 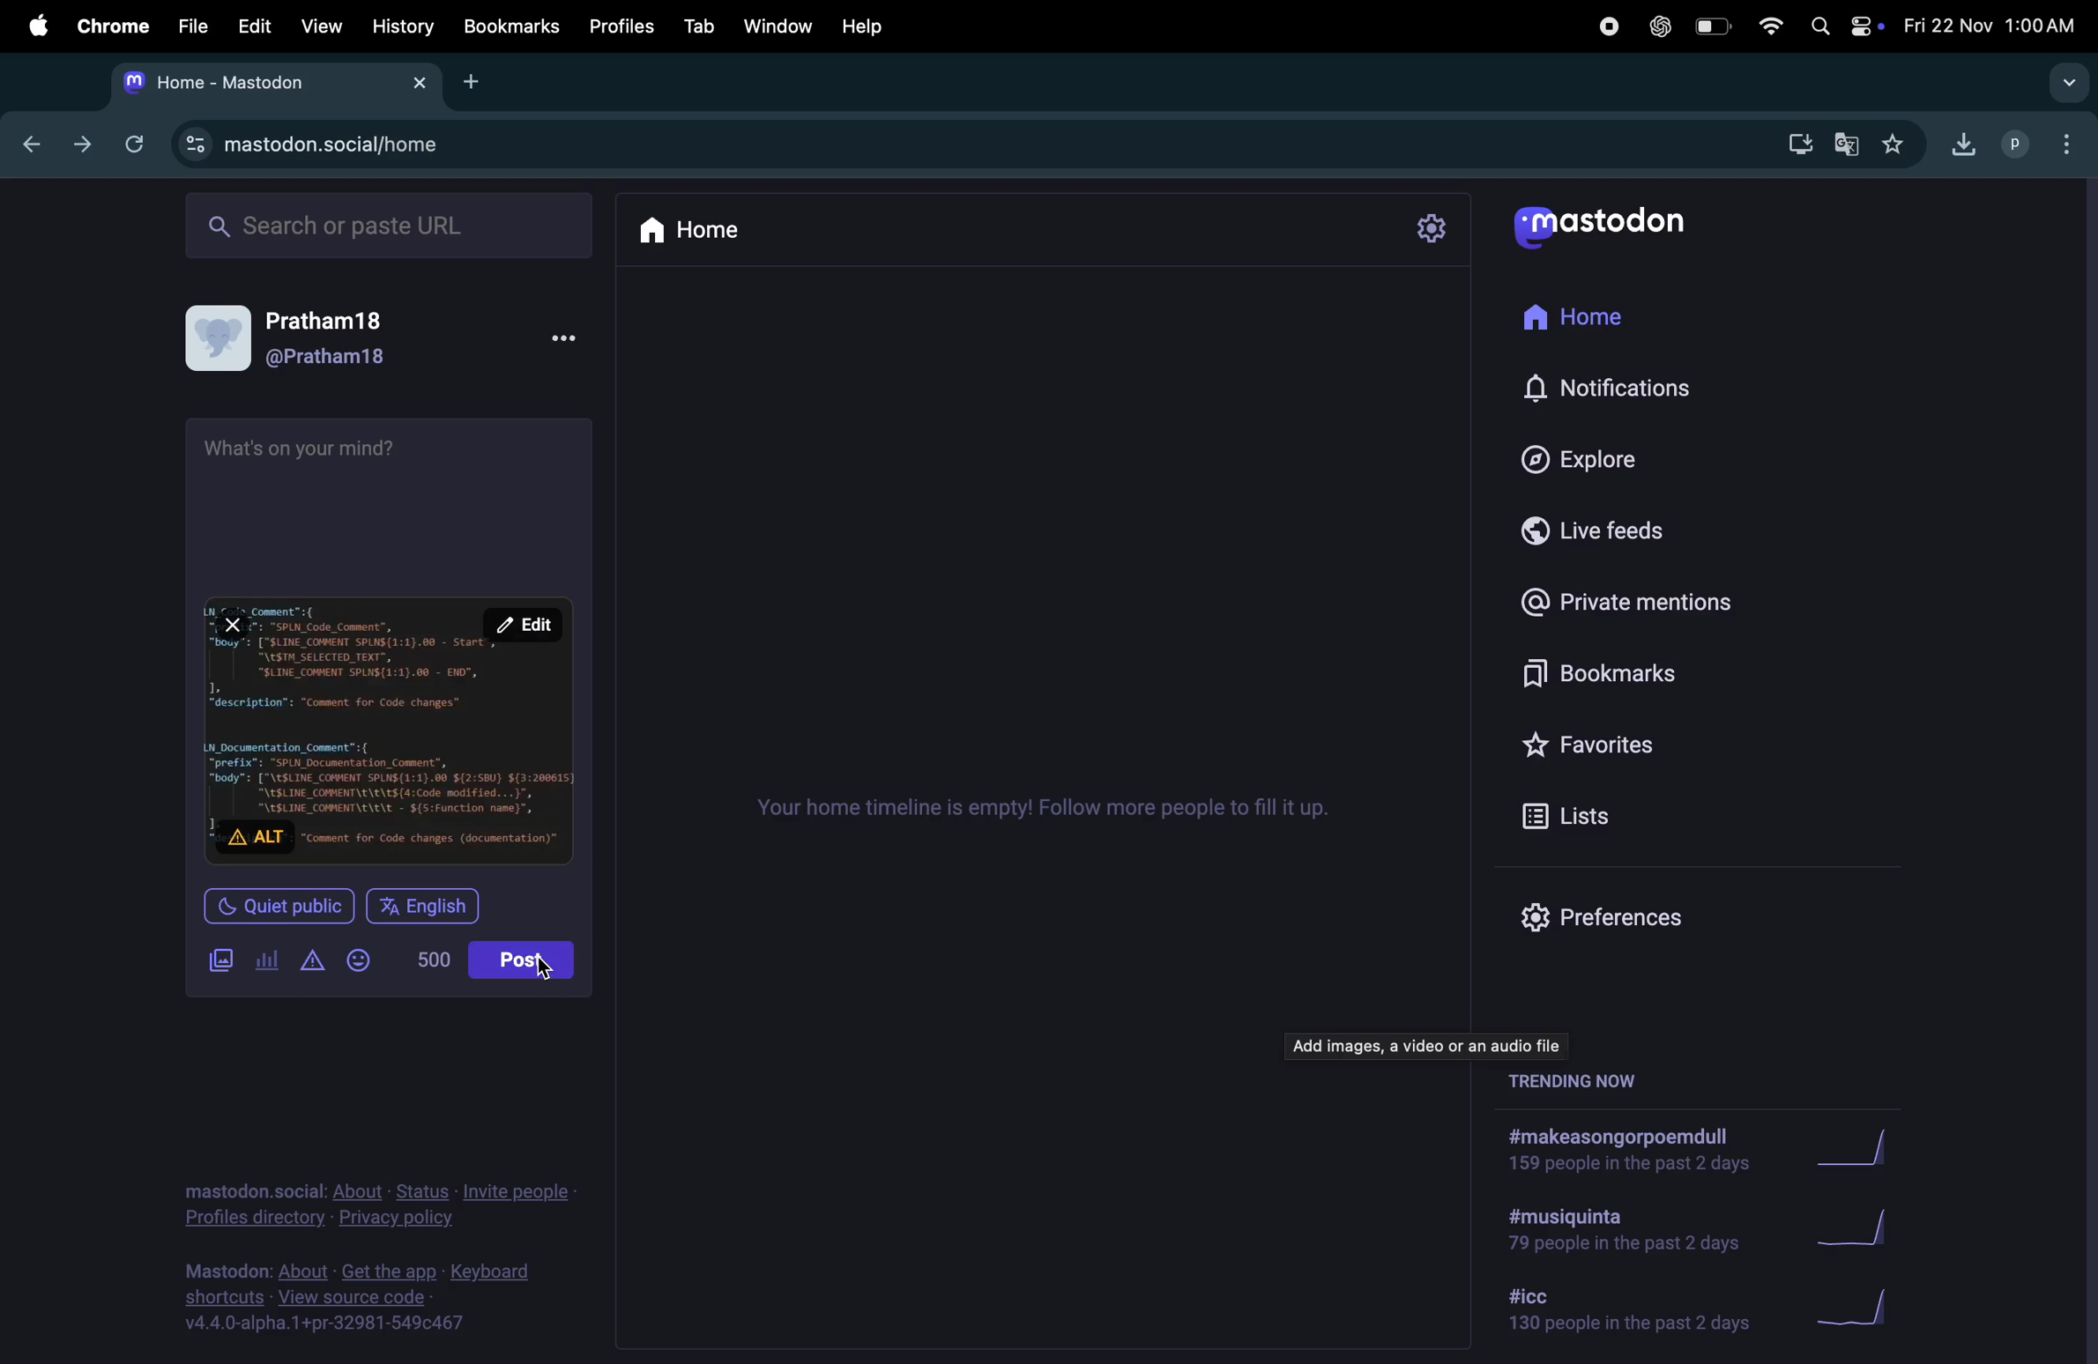 What do you see at coordinates (33, 146) in the screenshot?
I see `previous tab` at bounding box center [33, 146].